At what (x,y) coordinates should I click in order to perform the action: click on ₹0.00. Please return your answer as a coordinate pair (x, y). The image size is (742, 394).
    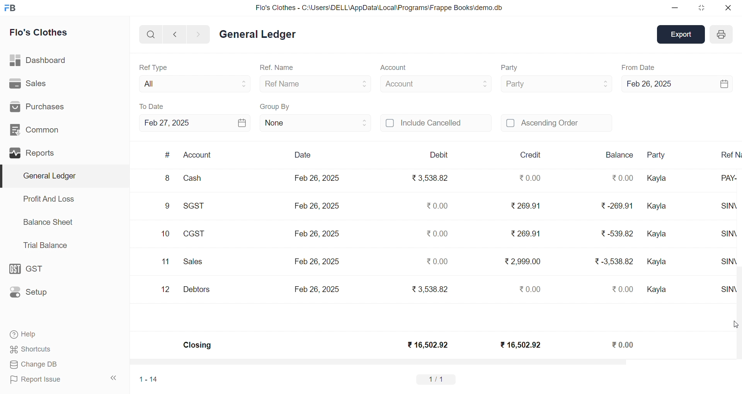
    Looking at the image, I should click on (437, 234).